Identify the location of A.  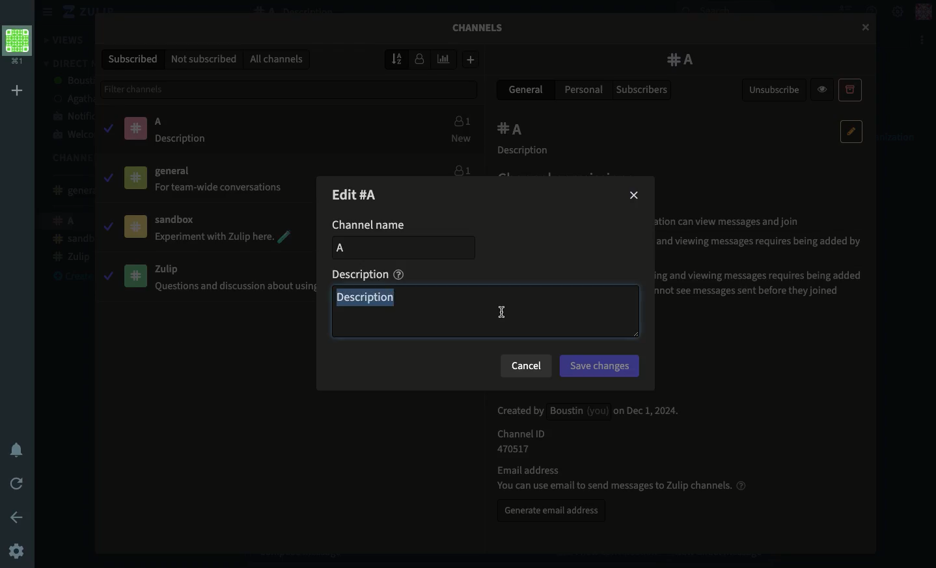
(68, 222).